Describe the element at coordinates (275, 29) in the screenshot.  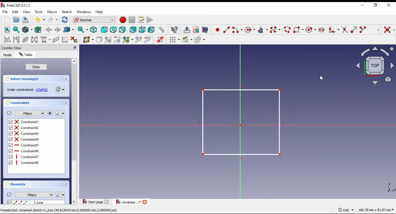
I see `create bspline` at that location.